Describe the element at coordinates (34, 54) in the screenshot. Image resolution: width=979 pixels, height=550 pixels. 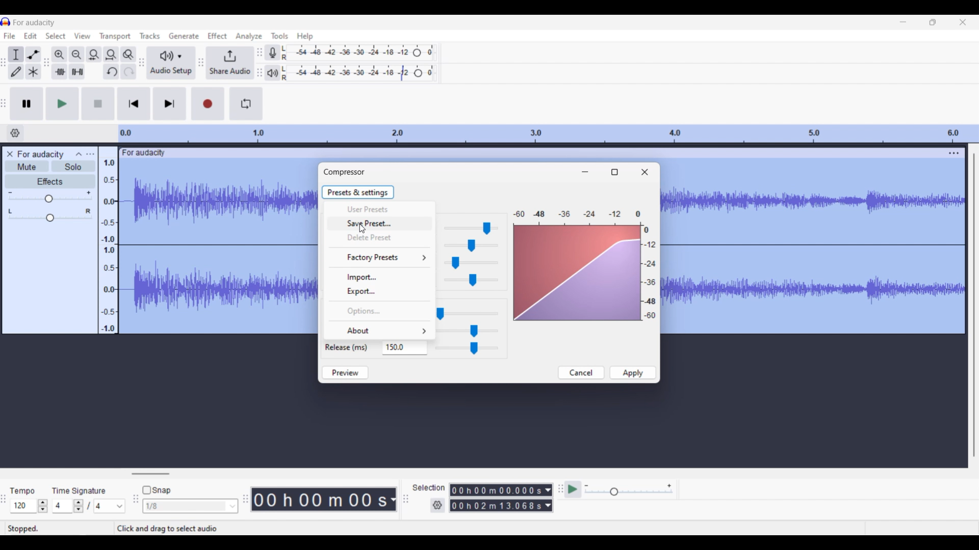
I see `Envelop tool` at that location.